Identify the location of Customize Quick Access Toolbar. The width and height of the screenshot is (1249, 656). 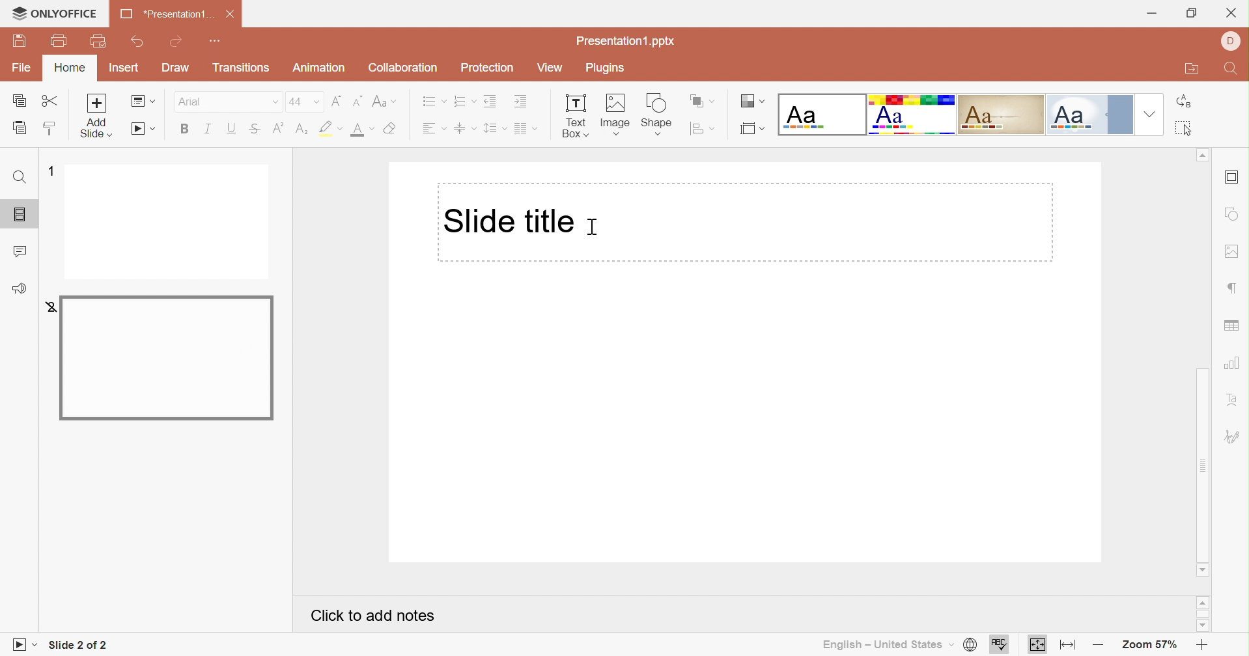
(218, 42).